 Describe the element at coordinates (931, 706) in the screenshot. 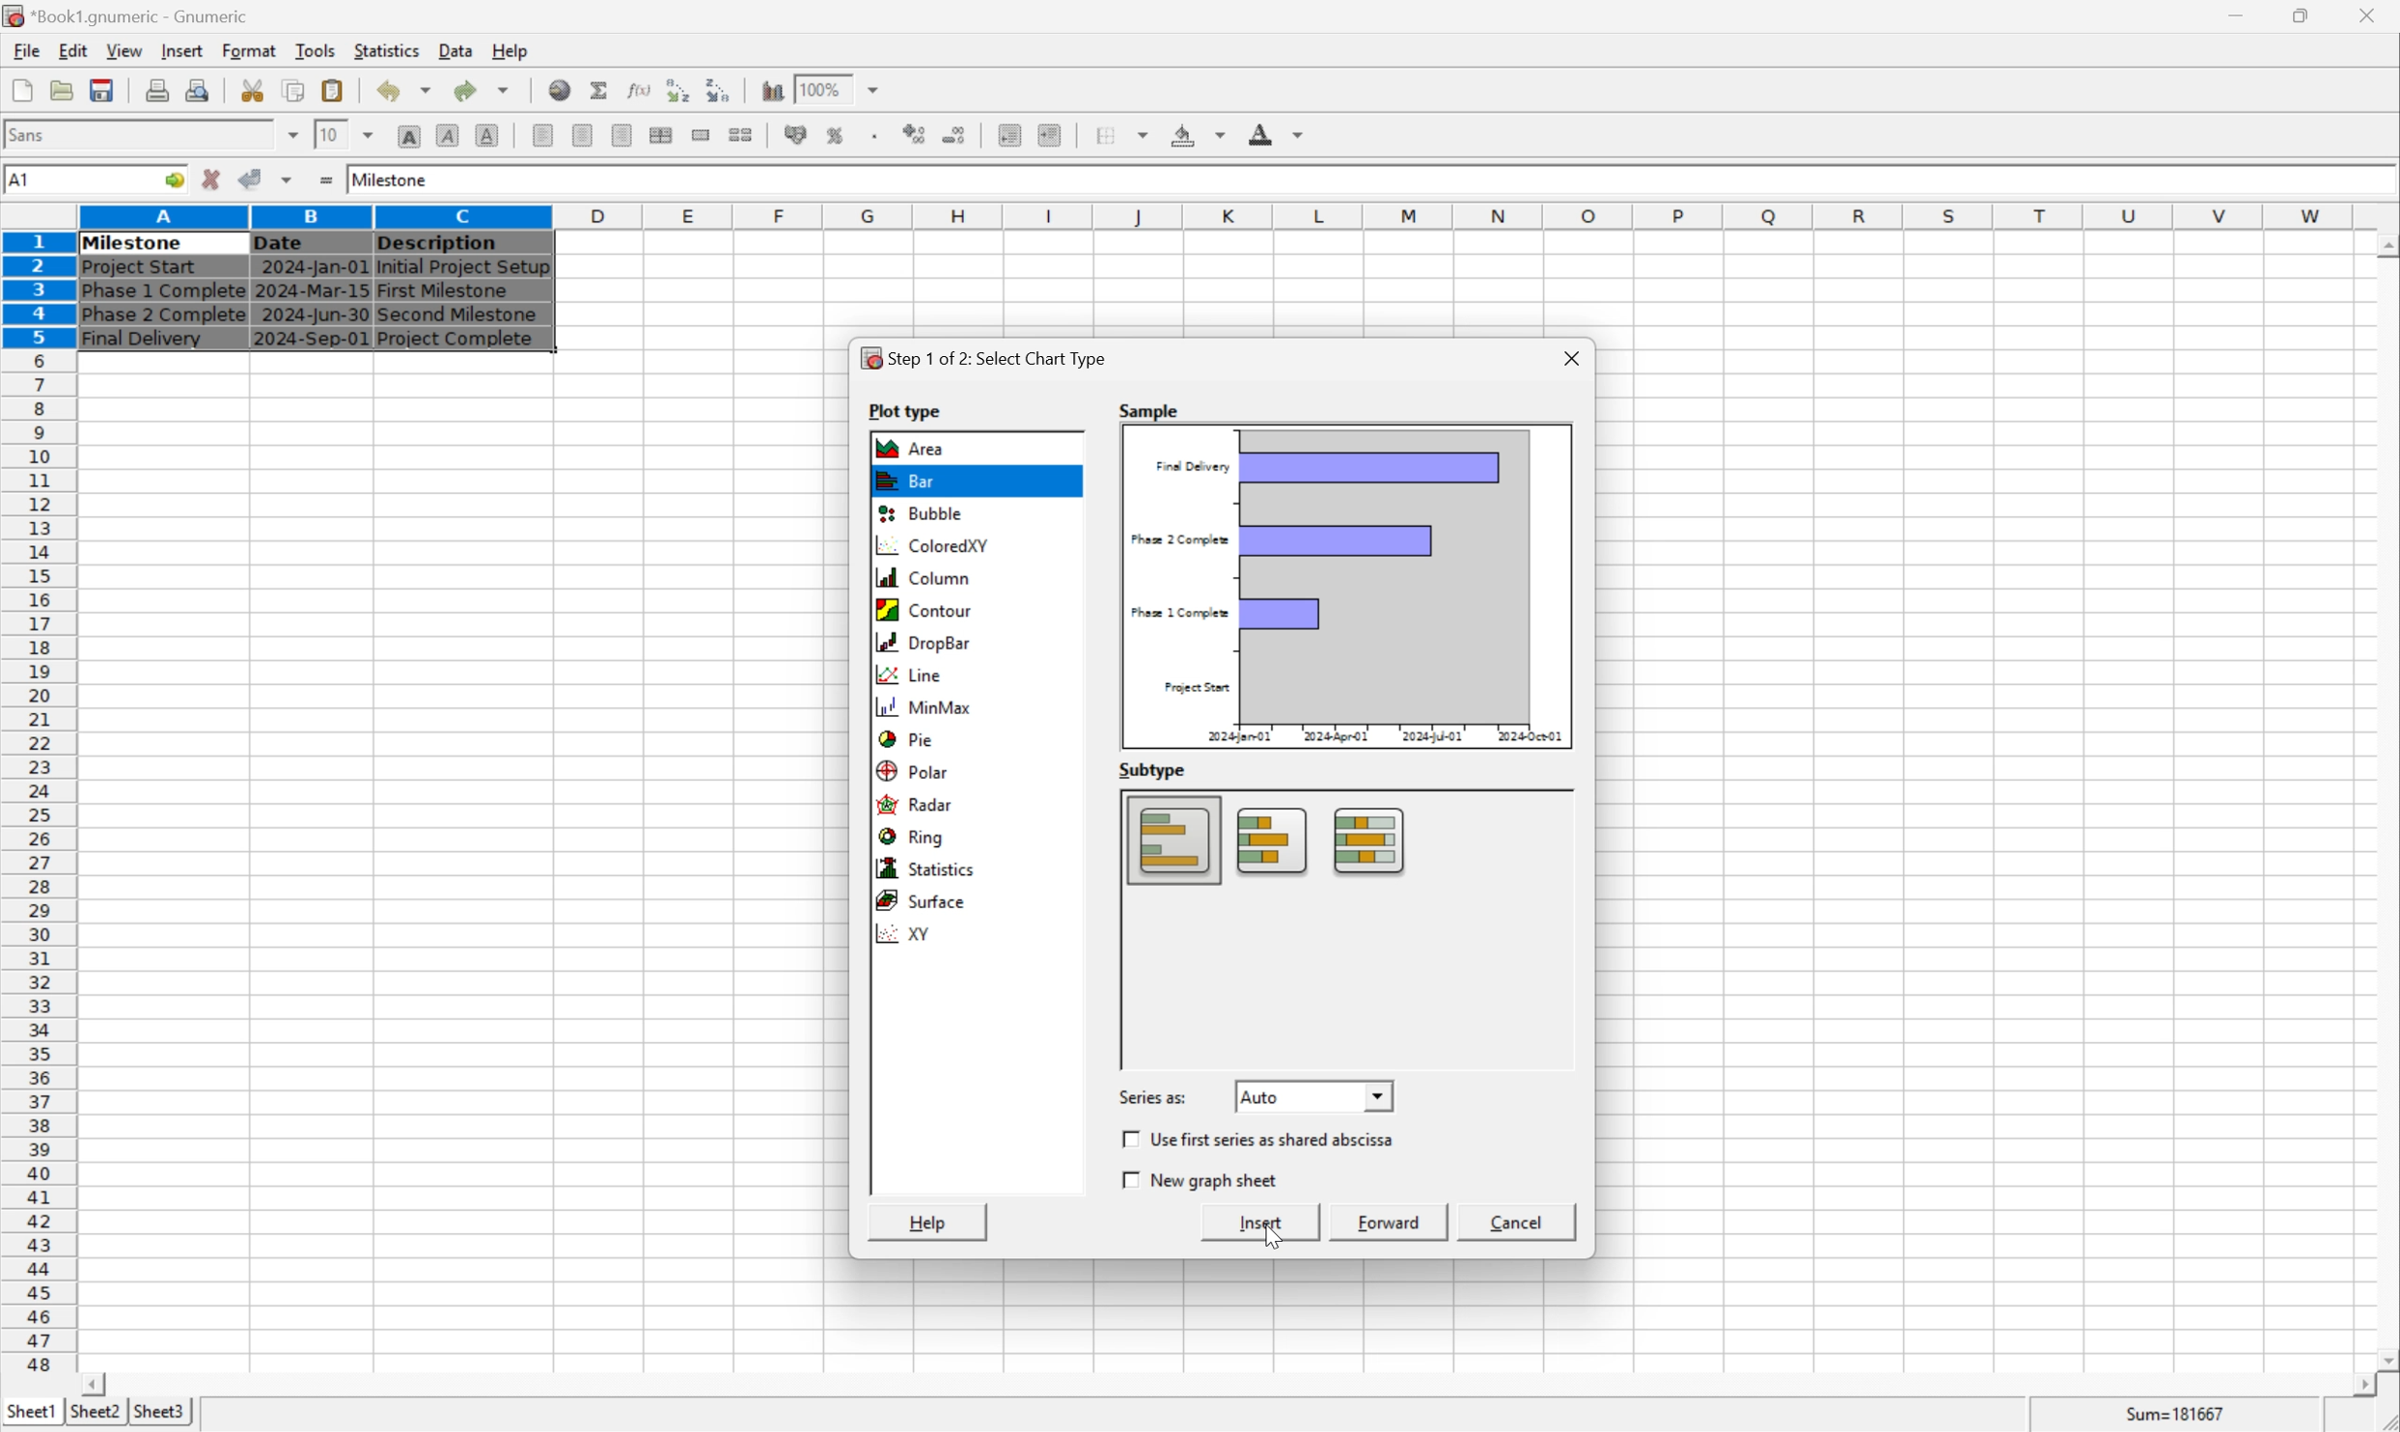

I see `minmax` at that location.